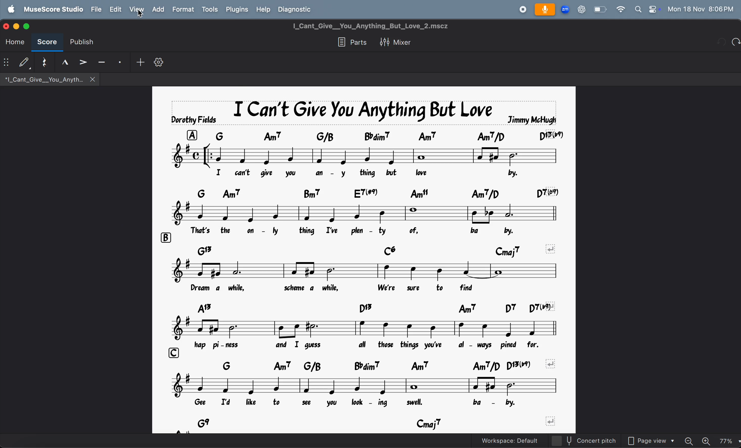 This screenshot has height=448, width=741. Describe the element at coordinates (620, 10) in the screenshot. I see `wifi` at that location.